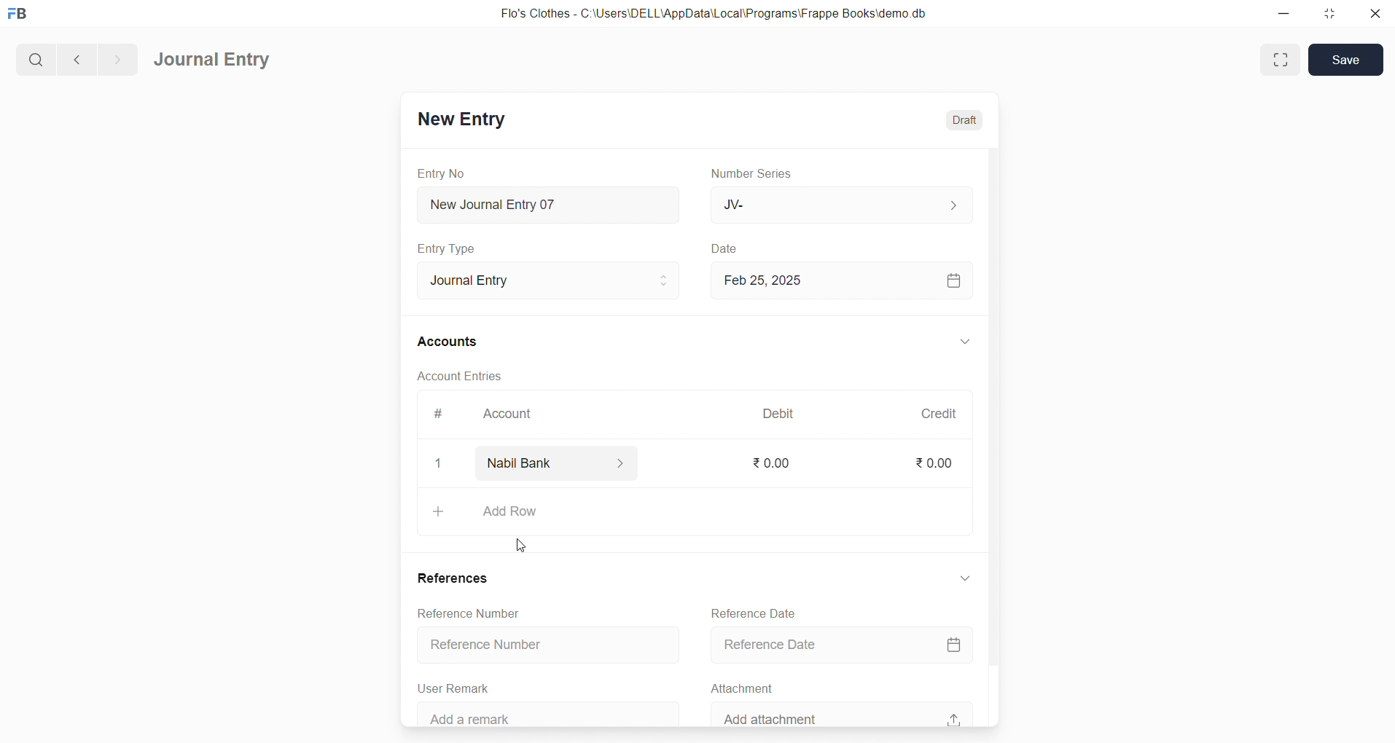  What do you see at coordinates (1283, 15) in the screenshot?
I see `minimize` at bounding box center [1283, 15].